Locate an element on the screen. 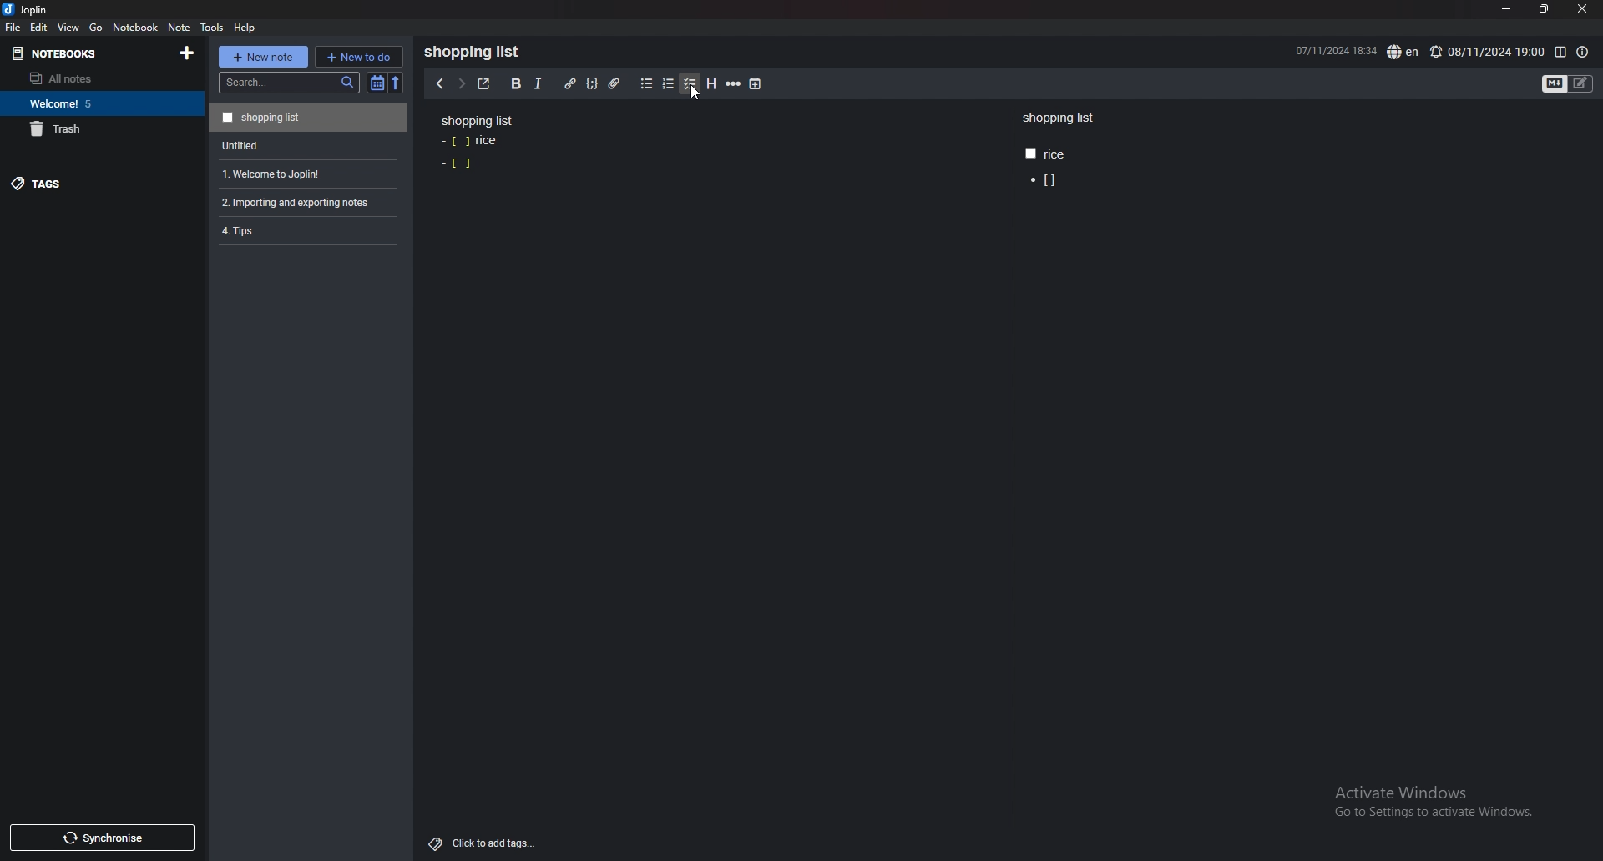 This screenshot has height=861, width=1603. close is located at coordinates (1581, 9).